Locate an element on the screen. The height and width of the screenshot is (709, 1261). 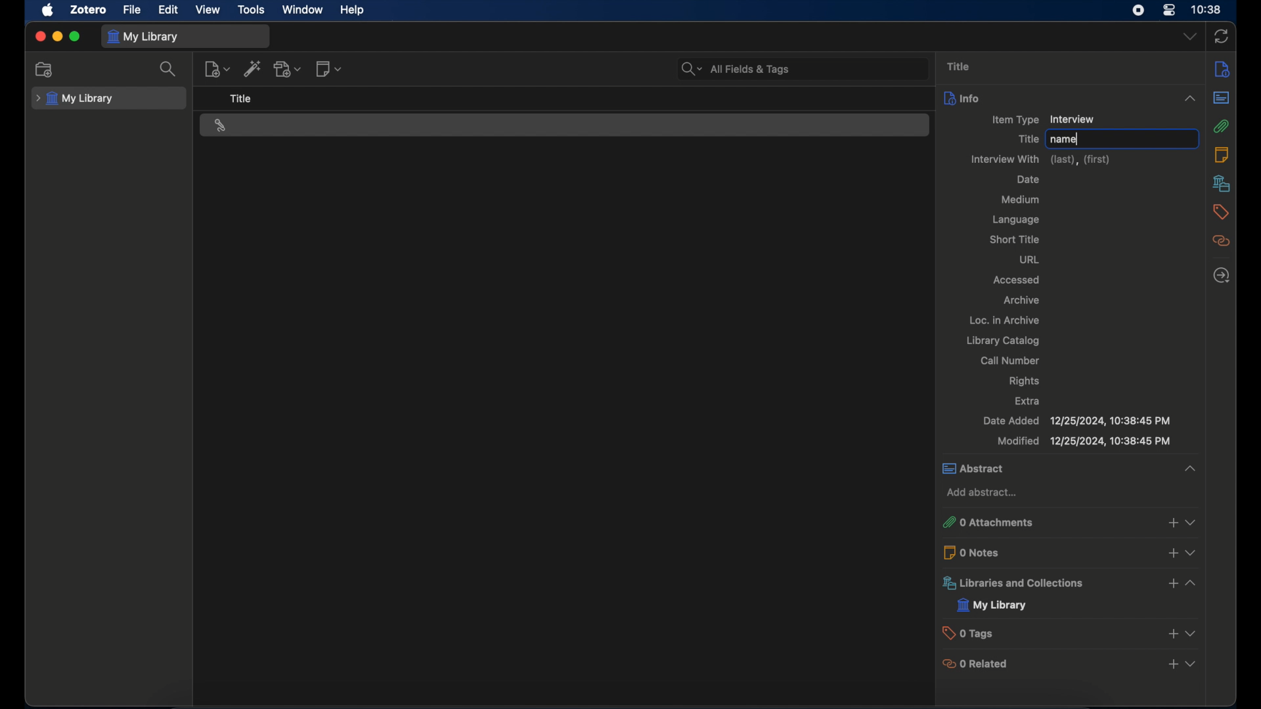
tools is located at coordinates (252, 11).